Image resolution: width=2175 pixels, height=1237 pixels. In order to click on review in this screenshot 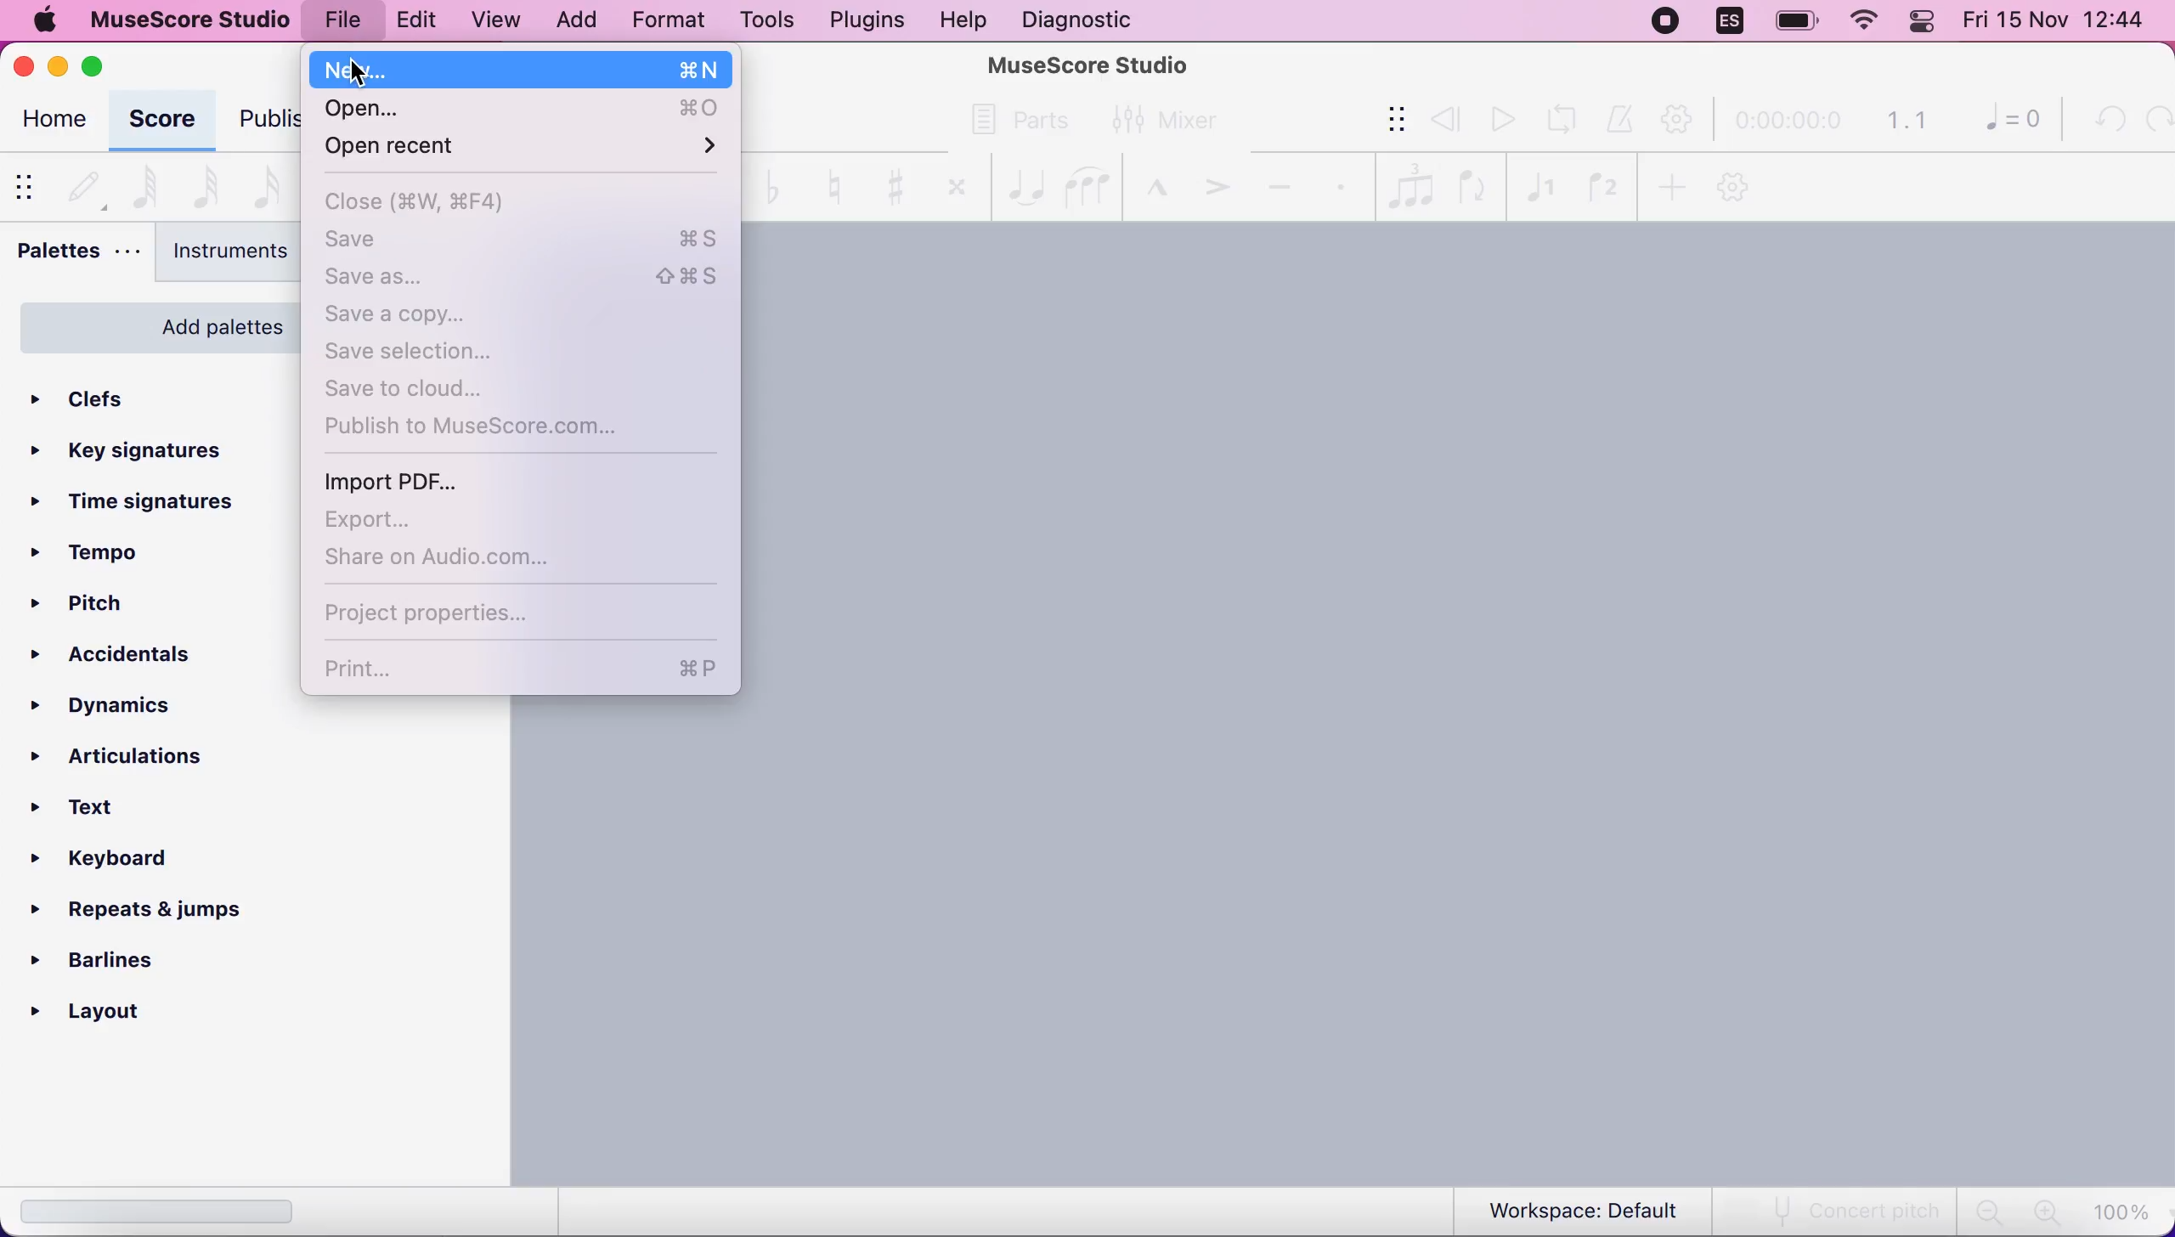, I will do `click(1446, 118)`.